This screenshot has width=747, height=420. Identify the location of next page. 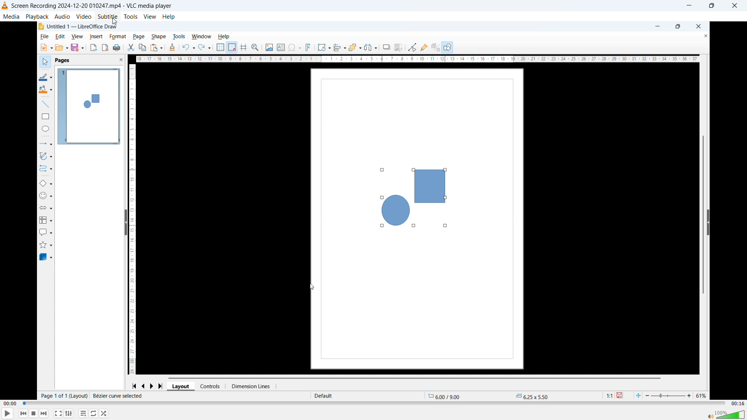
(154, 385).